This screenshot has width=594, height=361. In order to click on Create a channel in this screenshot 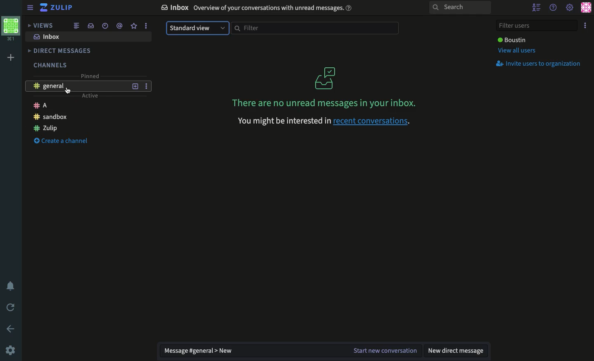, I will do `click(61, 141)`.